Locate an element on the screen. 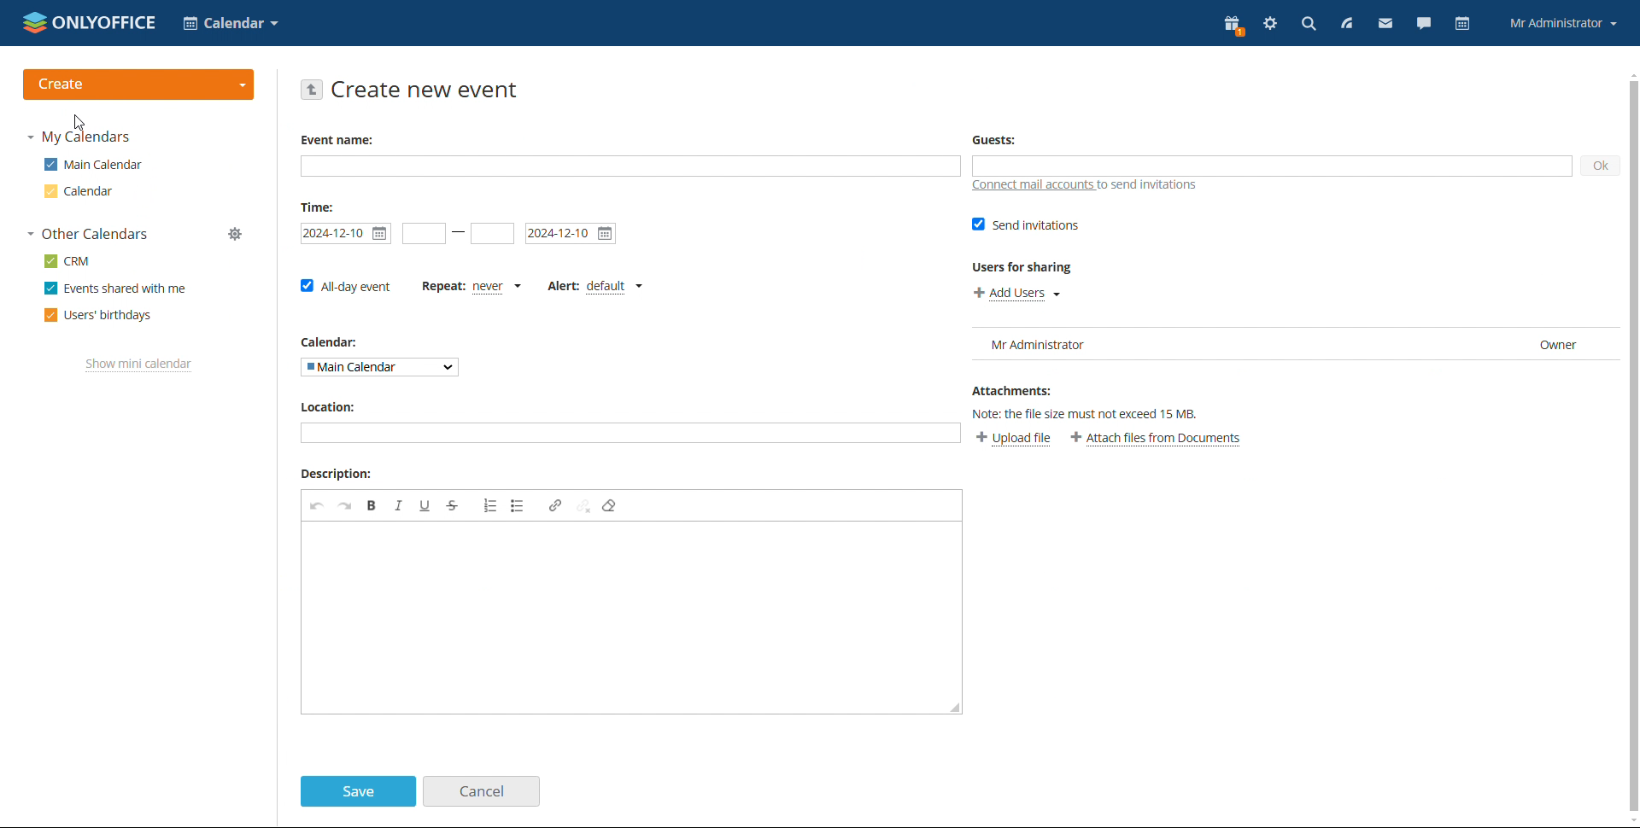  search is located at coordinates (1305, 24).